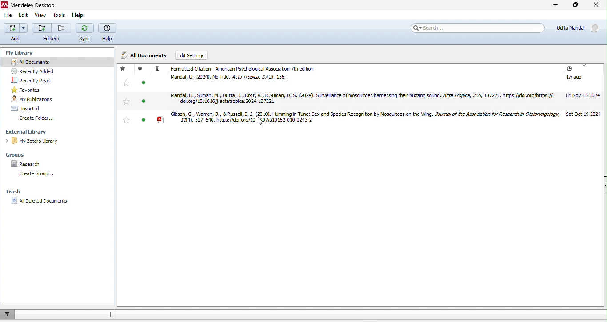  Describe the element at coordinates (52, 32) in the screenshot. I see `folder` at that location.